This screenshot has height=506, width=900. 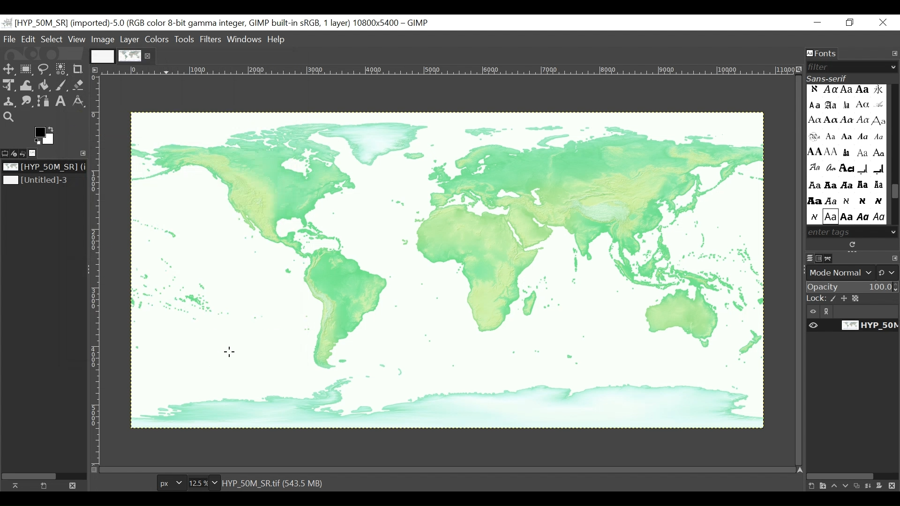 What do you see at coordinates (61, 102) in the screenshot?
I see `Text Tool` at bounding box center [61, 102].